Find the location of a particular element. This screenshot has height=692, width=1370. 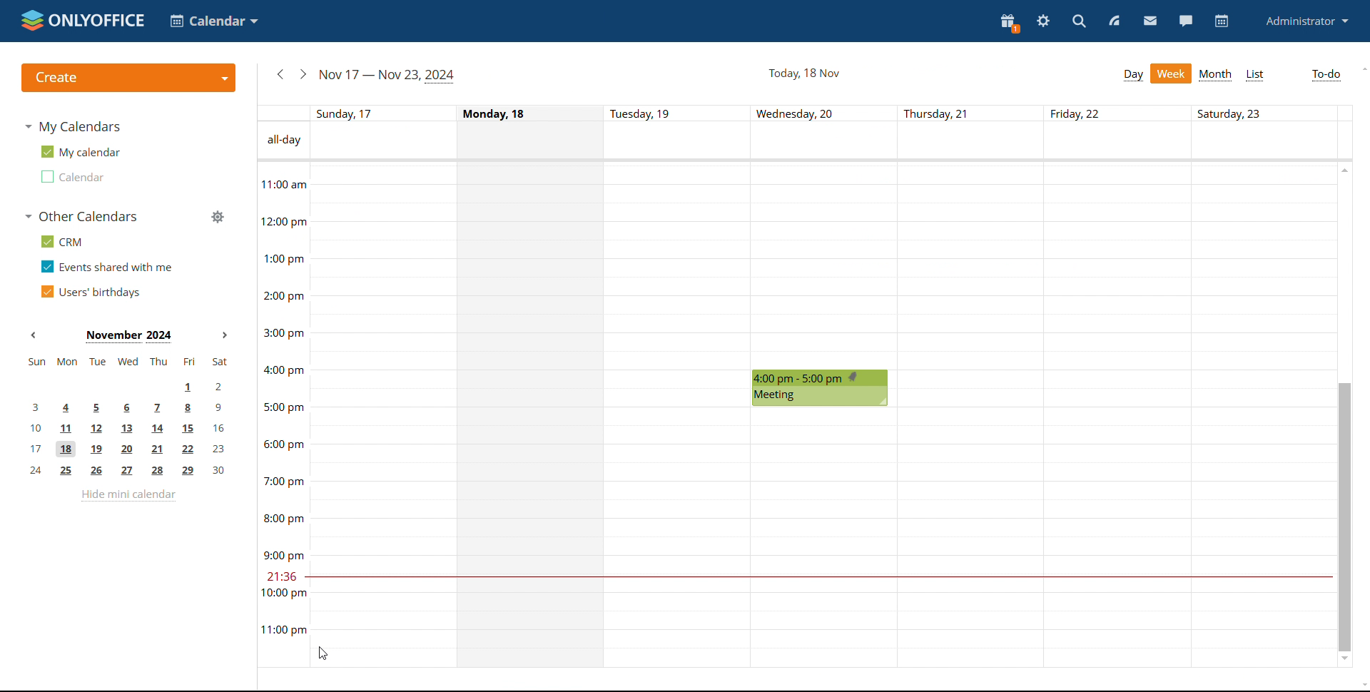

cursor is located at coordinates (321, 653).